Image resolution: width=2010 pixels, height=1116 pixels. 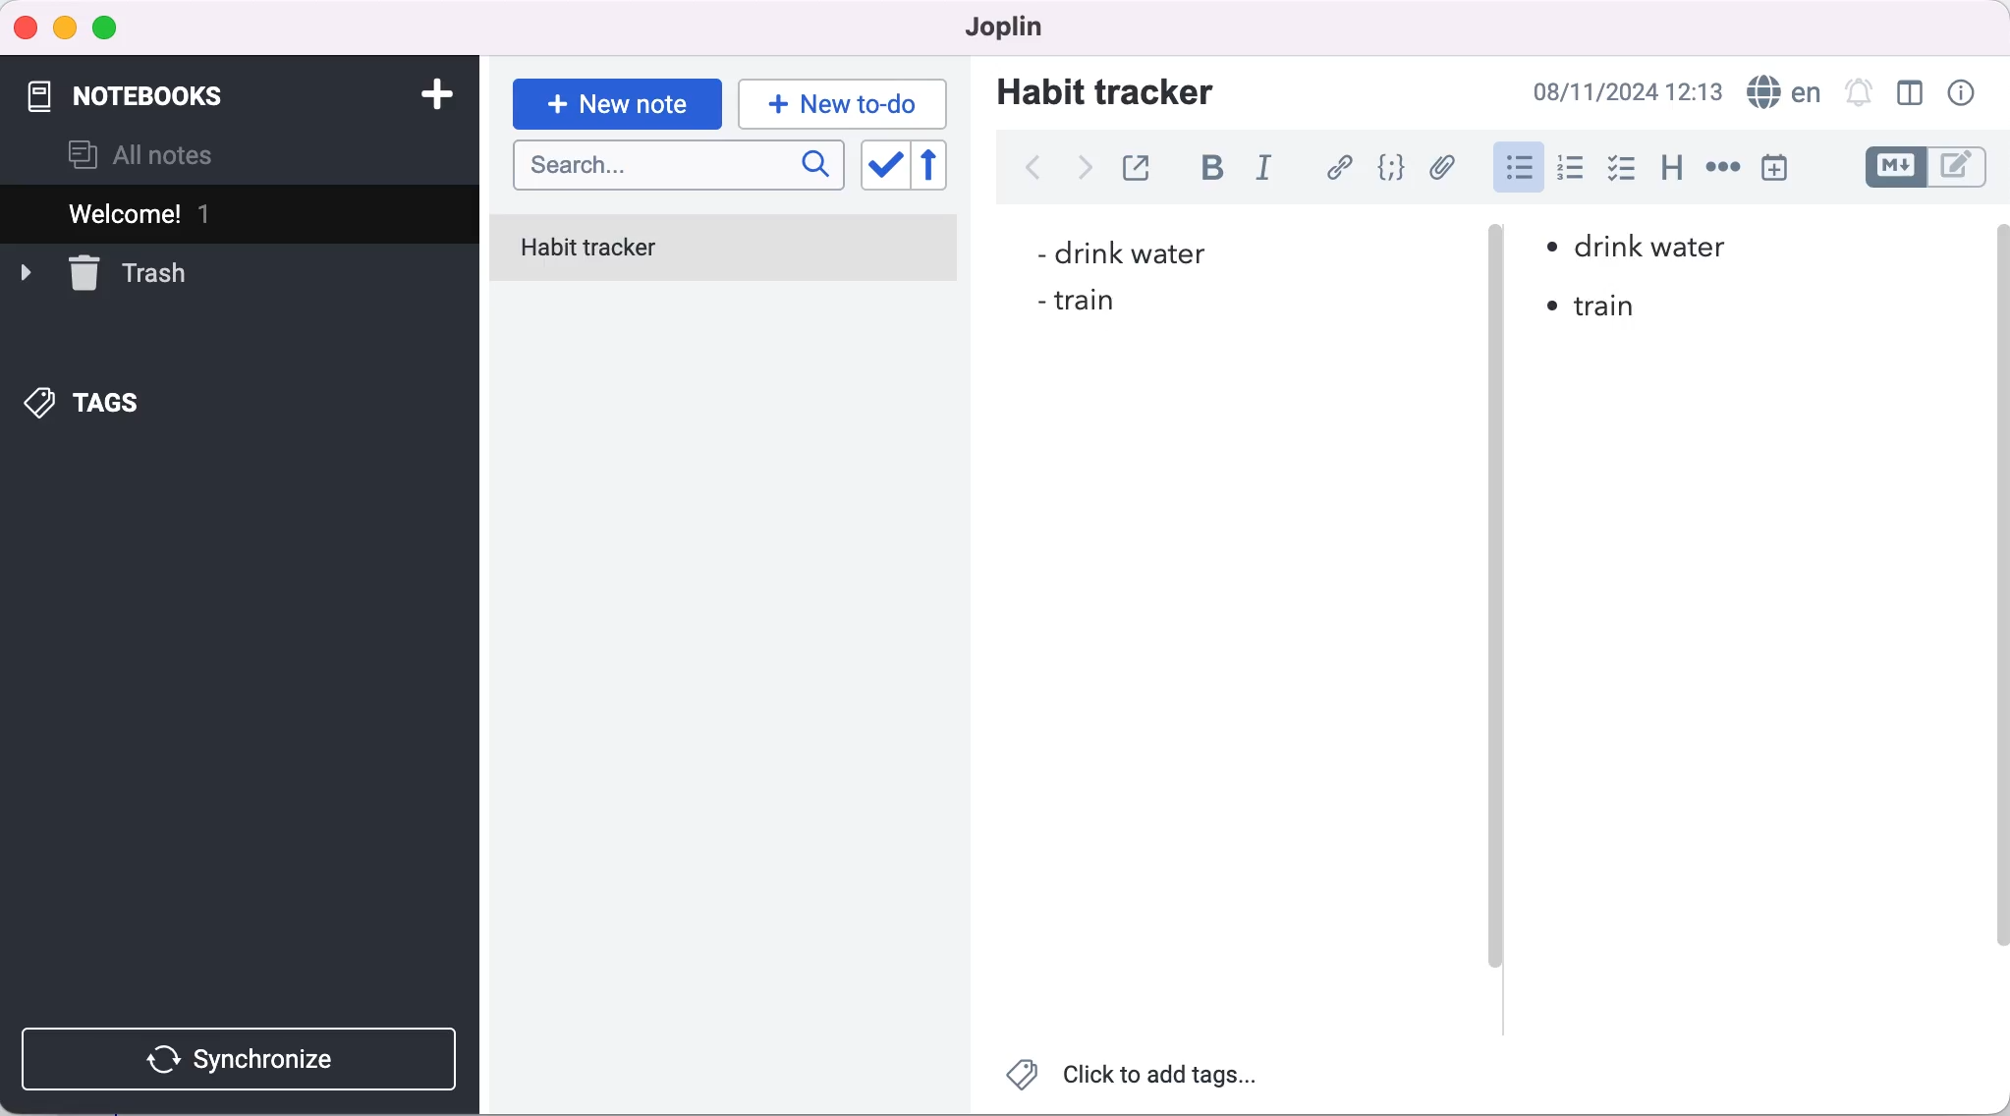 I want to click on typing, so click(x=843, y=103).